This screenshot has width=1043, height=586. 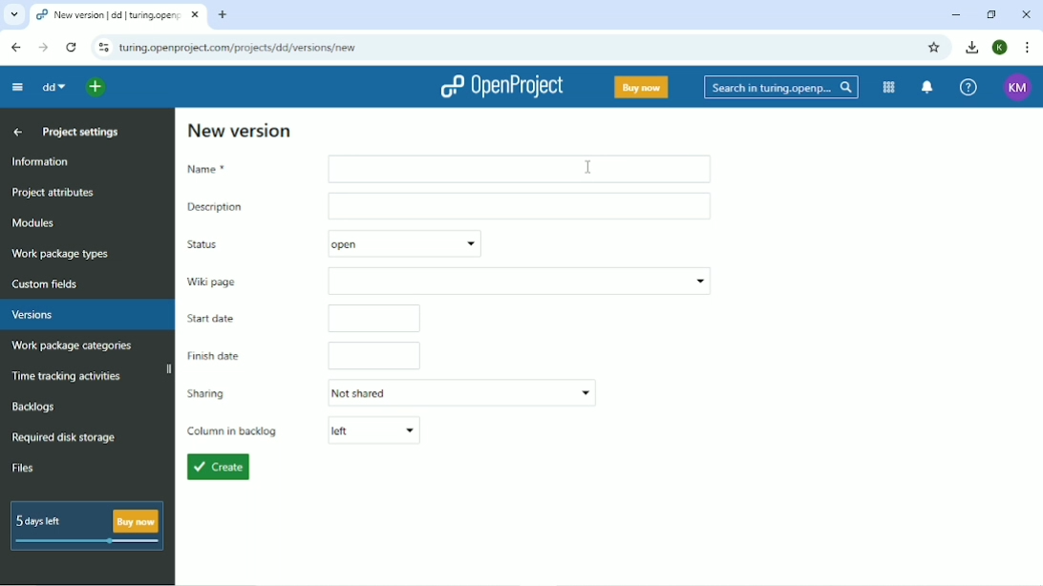 I want to click on Modules, so click(x=34, y=222).